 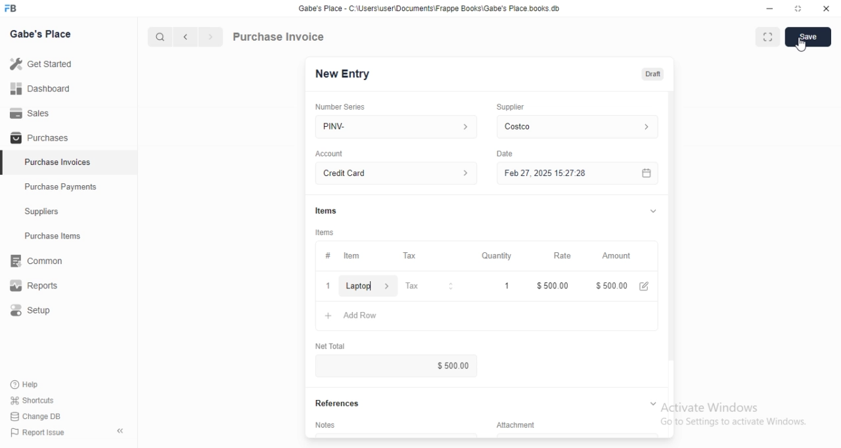 What do you see at coordinates (325, 424) in the screenshot?
I see `Notes` at bounding box center [325, 424].